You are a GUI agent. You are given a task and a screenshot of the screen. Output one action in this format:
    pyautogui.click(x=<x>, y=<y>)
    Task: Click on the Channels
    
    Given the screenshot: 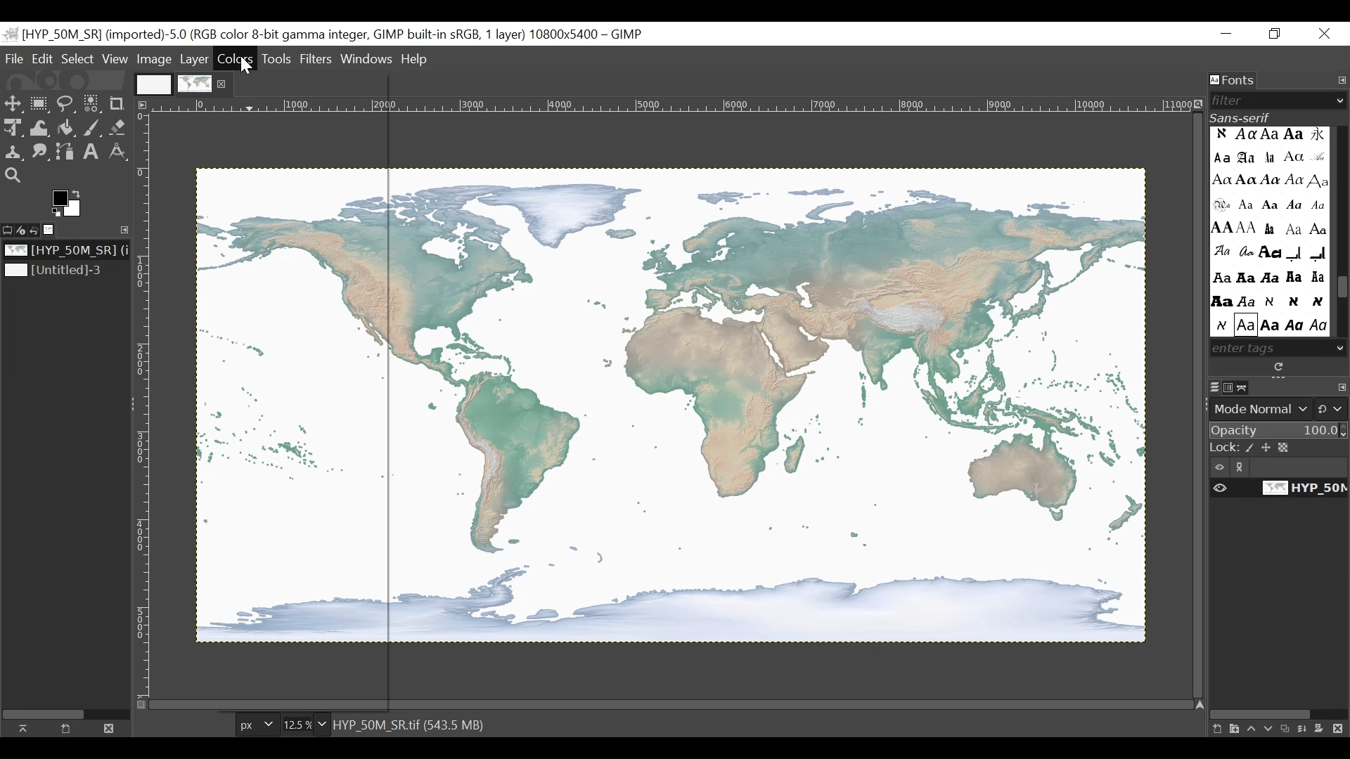 What is the action you would take?
    pyautogui.click(x=1231, y=387)
    